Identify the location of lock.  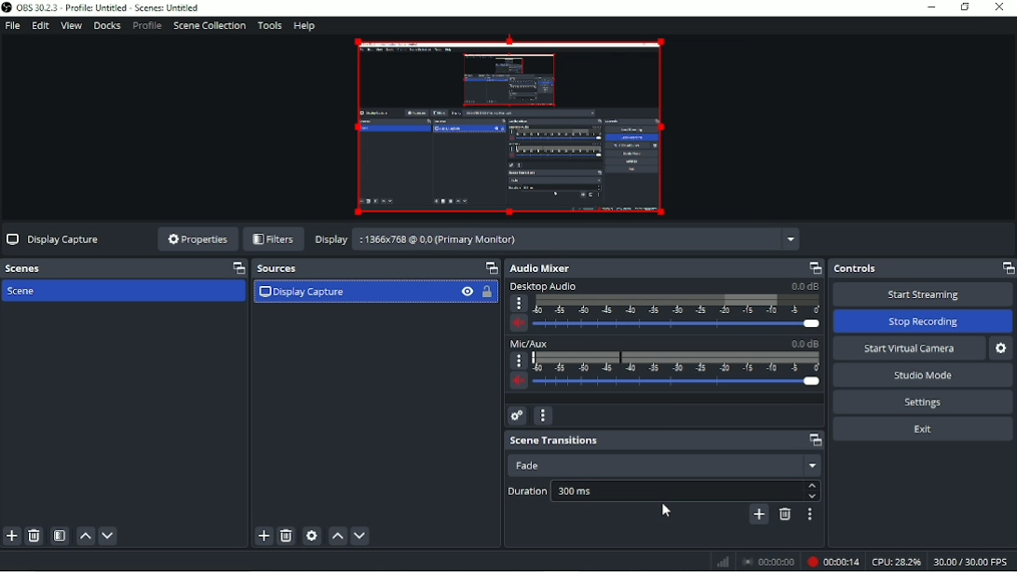
(492, 293).